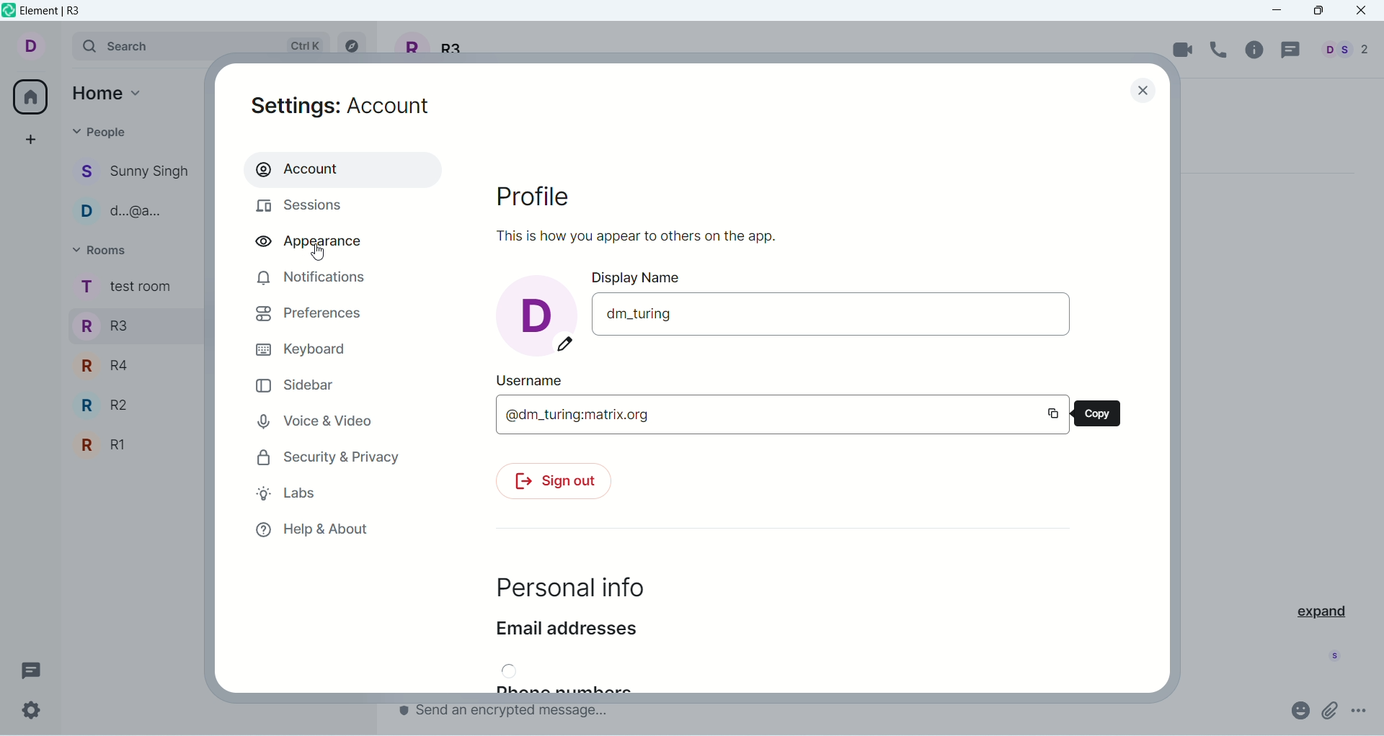  I want to click on settings, so click(32, 711).